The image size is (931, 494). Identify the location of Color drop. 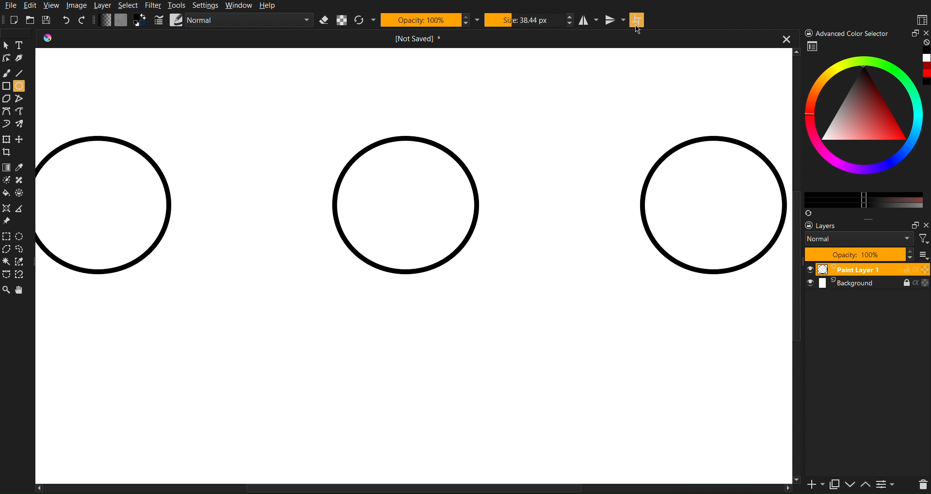
(21, 168).